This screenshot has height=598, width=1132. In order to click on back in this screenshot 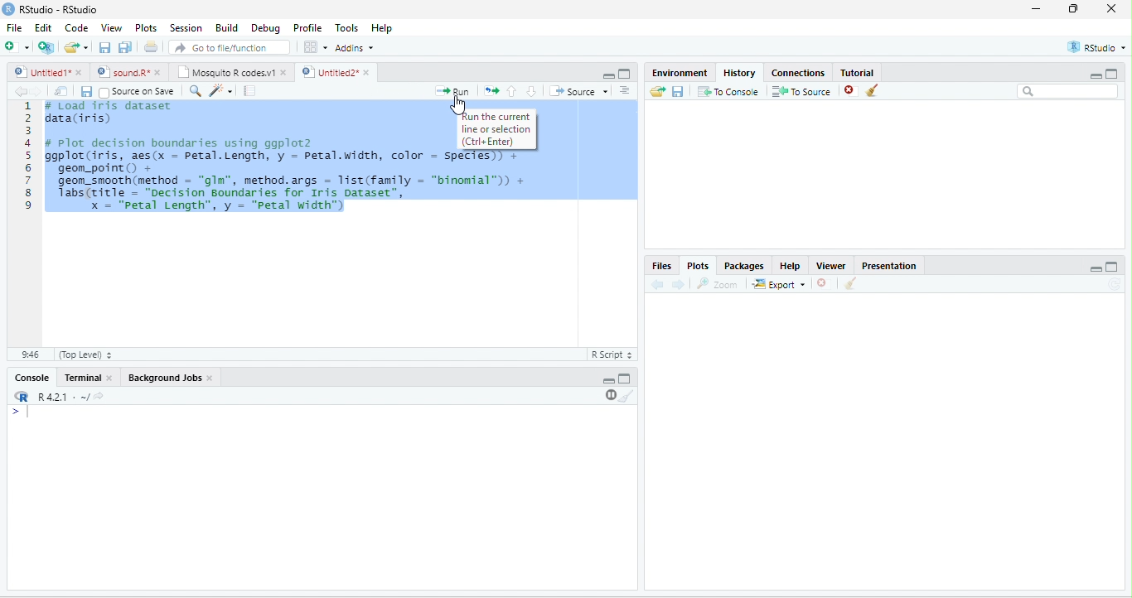, I will do `click(21, 92)`.